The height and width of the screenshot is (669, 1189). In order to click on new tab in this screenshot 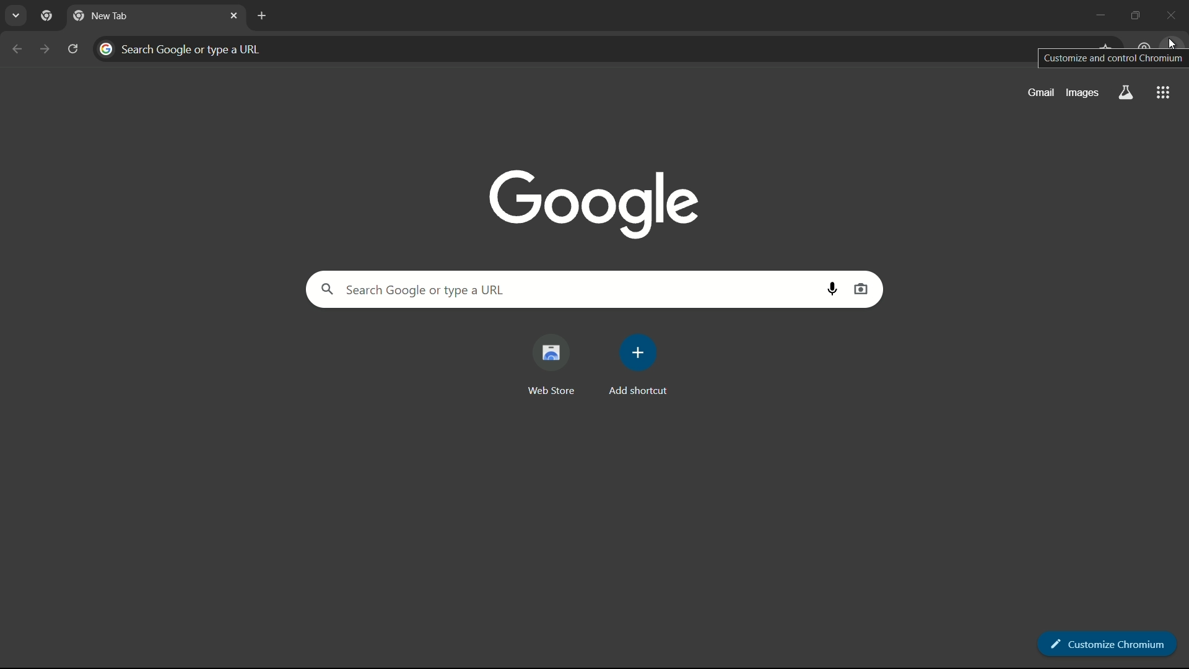, I will do `click(100, 16)`.